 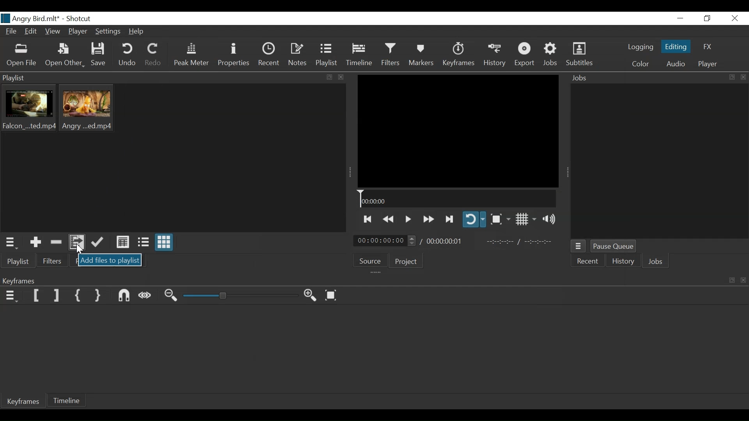 What do you see at coordinates (458, 131) in the screenshot?
I see `Media Viewer` at bounding box center [458, 131].